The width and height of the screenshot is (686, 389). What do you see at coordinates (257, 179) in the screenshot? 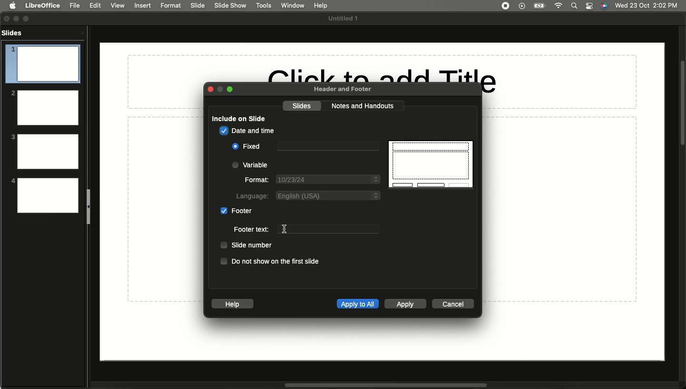
I see `Format` at bounding box center [257, 179].